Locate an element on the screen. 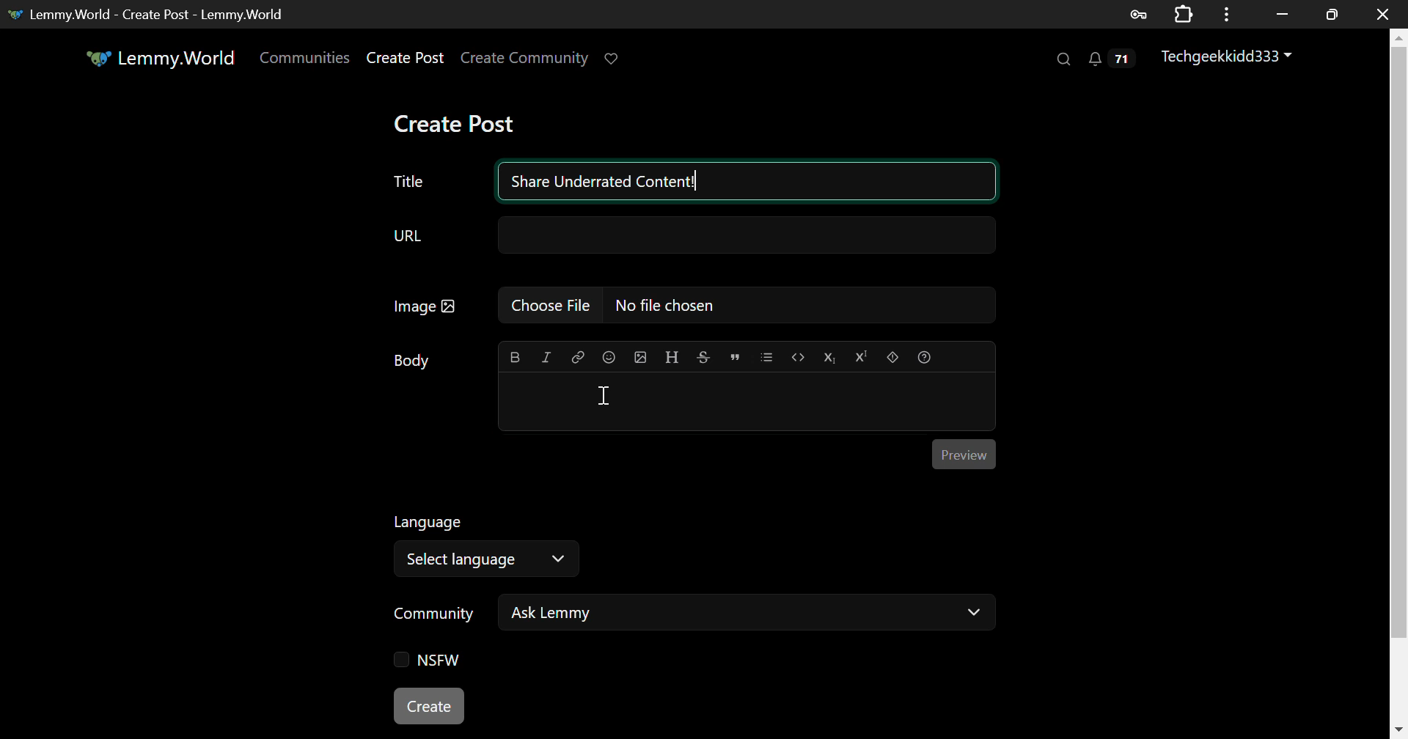 The width and height of the screenshot is (1408, 739). Saved Password Data is located at coordinates (1137, 15).